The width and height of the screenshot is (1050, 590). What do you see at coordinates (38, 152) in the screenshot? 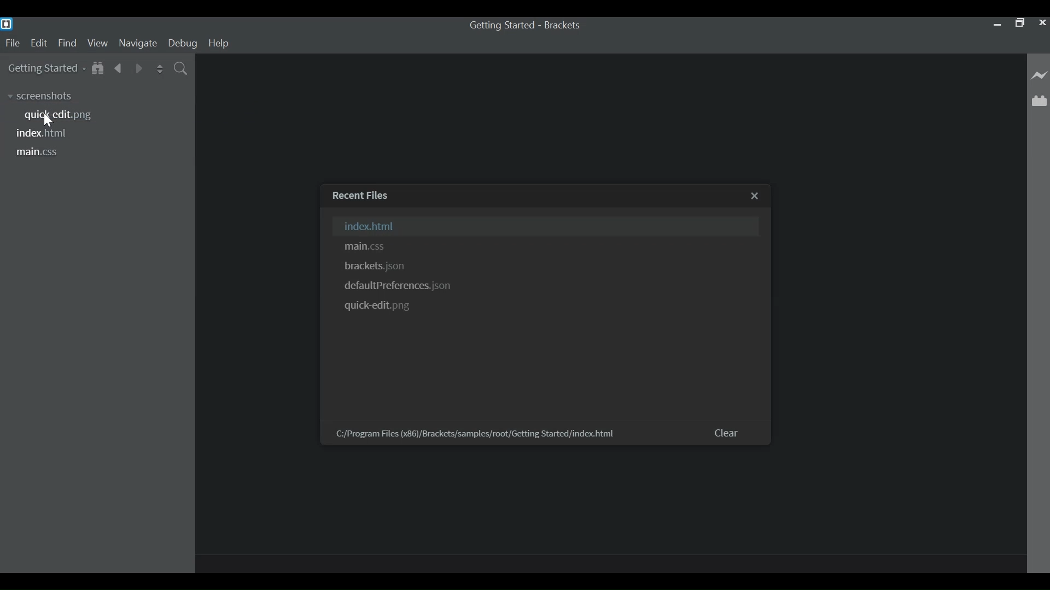
I see `main.css` at bounding box center [38, 152].